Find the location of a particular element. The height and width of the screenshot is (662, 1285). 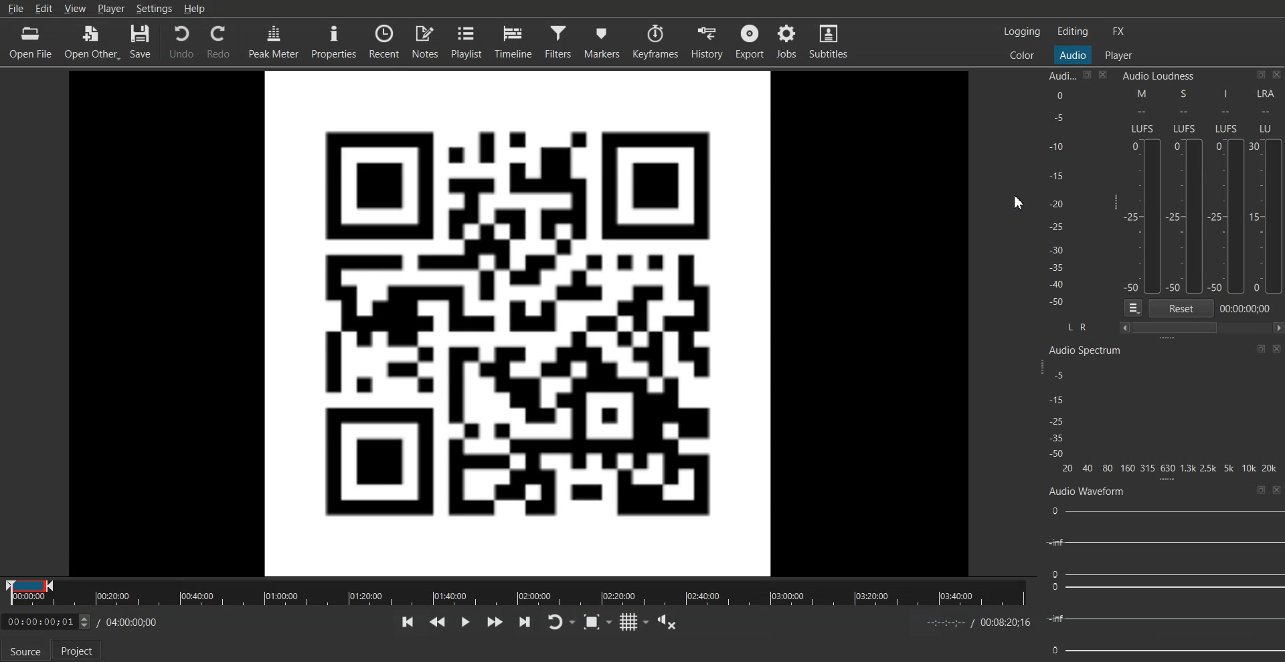

End timeline is located at coordinates (980, 621).